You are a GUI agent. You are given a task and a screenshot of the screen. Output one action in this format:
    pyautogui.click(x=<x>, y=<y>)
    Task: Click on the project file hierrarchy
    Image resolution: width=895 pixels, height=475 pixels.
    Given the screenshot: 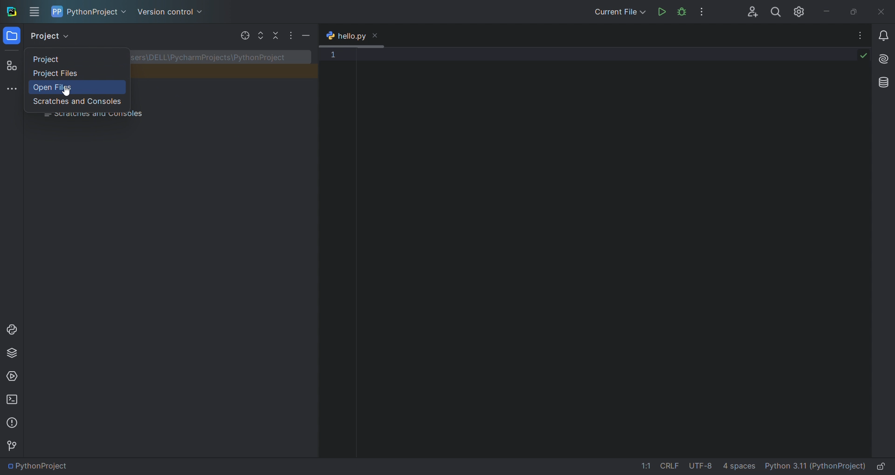 What is the action you would take?
    pyautogui.click(x=220, y=122)
    